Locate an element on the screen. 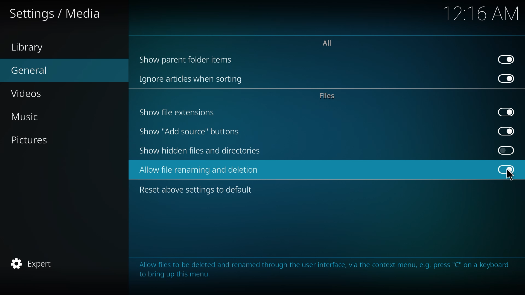 The height and width of the screenshot is (295, 525). click to enable is located at coordinates (506, 150).